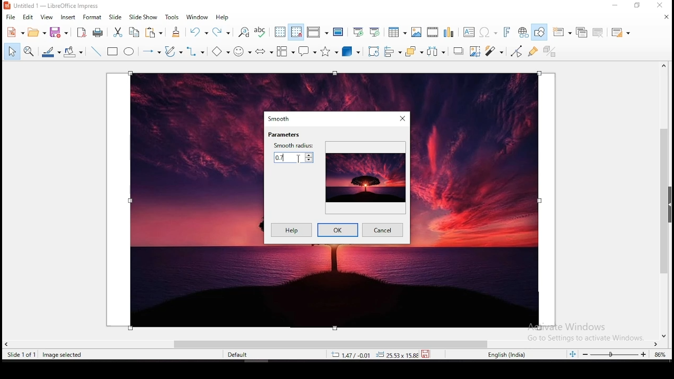 This screenshot has height=379, width=674. What do you see at coordinates (413, 52) in the screenshot?
I see `arrange` at bounding box center [413, 52].